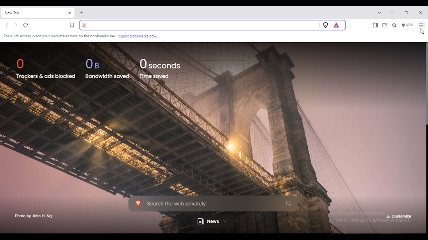 The height and width of the screenshot is (240, 428). Describe the element at coordinates (385, 26) in the screenshot. I see `wallet` at that location.